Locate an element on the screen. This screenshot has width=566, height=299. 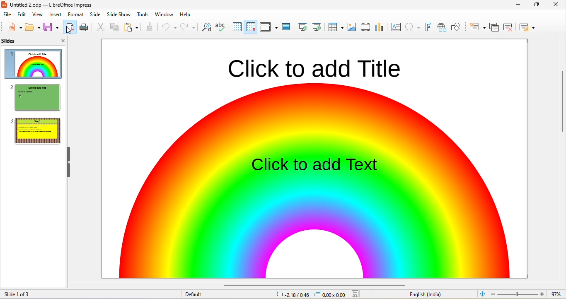
click to add title is located at coordinates (310, 67).